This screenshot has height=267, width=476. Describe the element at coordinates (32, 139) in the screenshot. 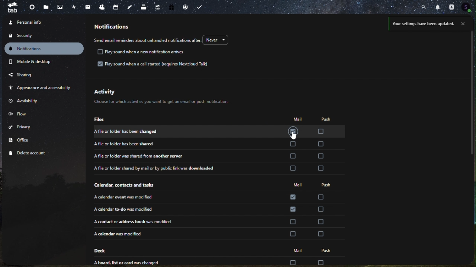

I see `office` at that location.